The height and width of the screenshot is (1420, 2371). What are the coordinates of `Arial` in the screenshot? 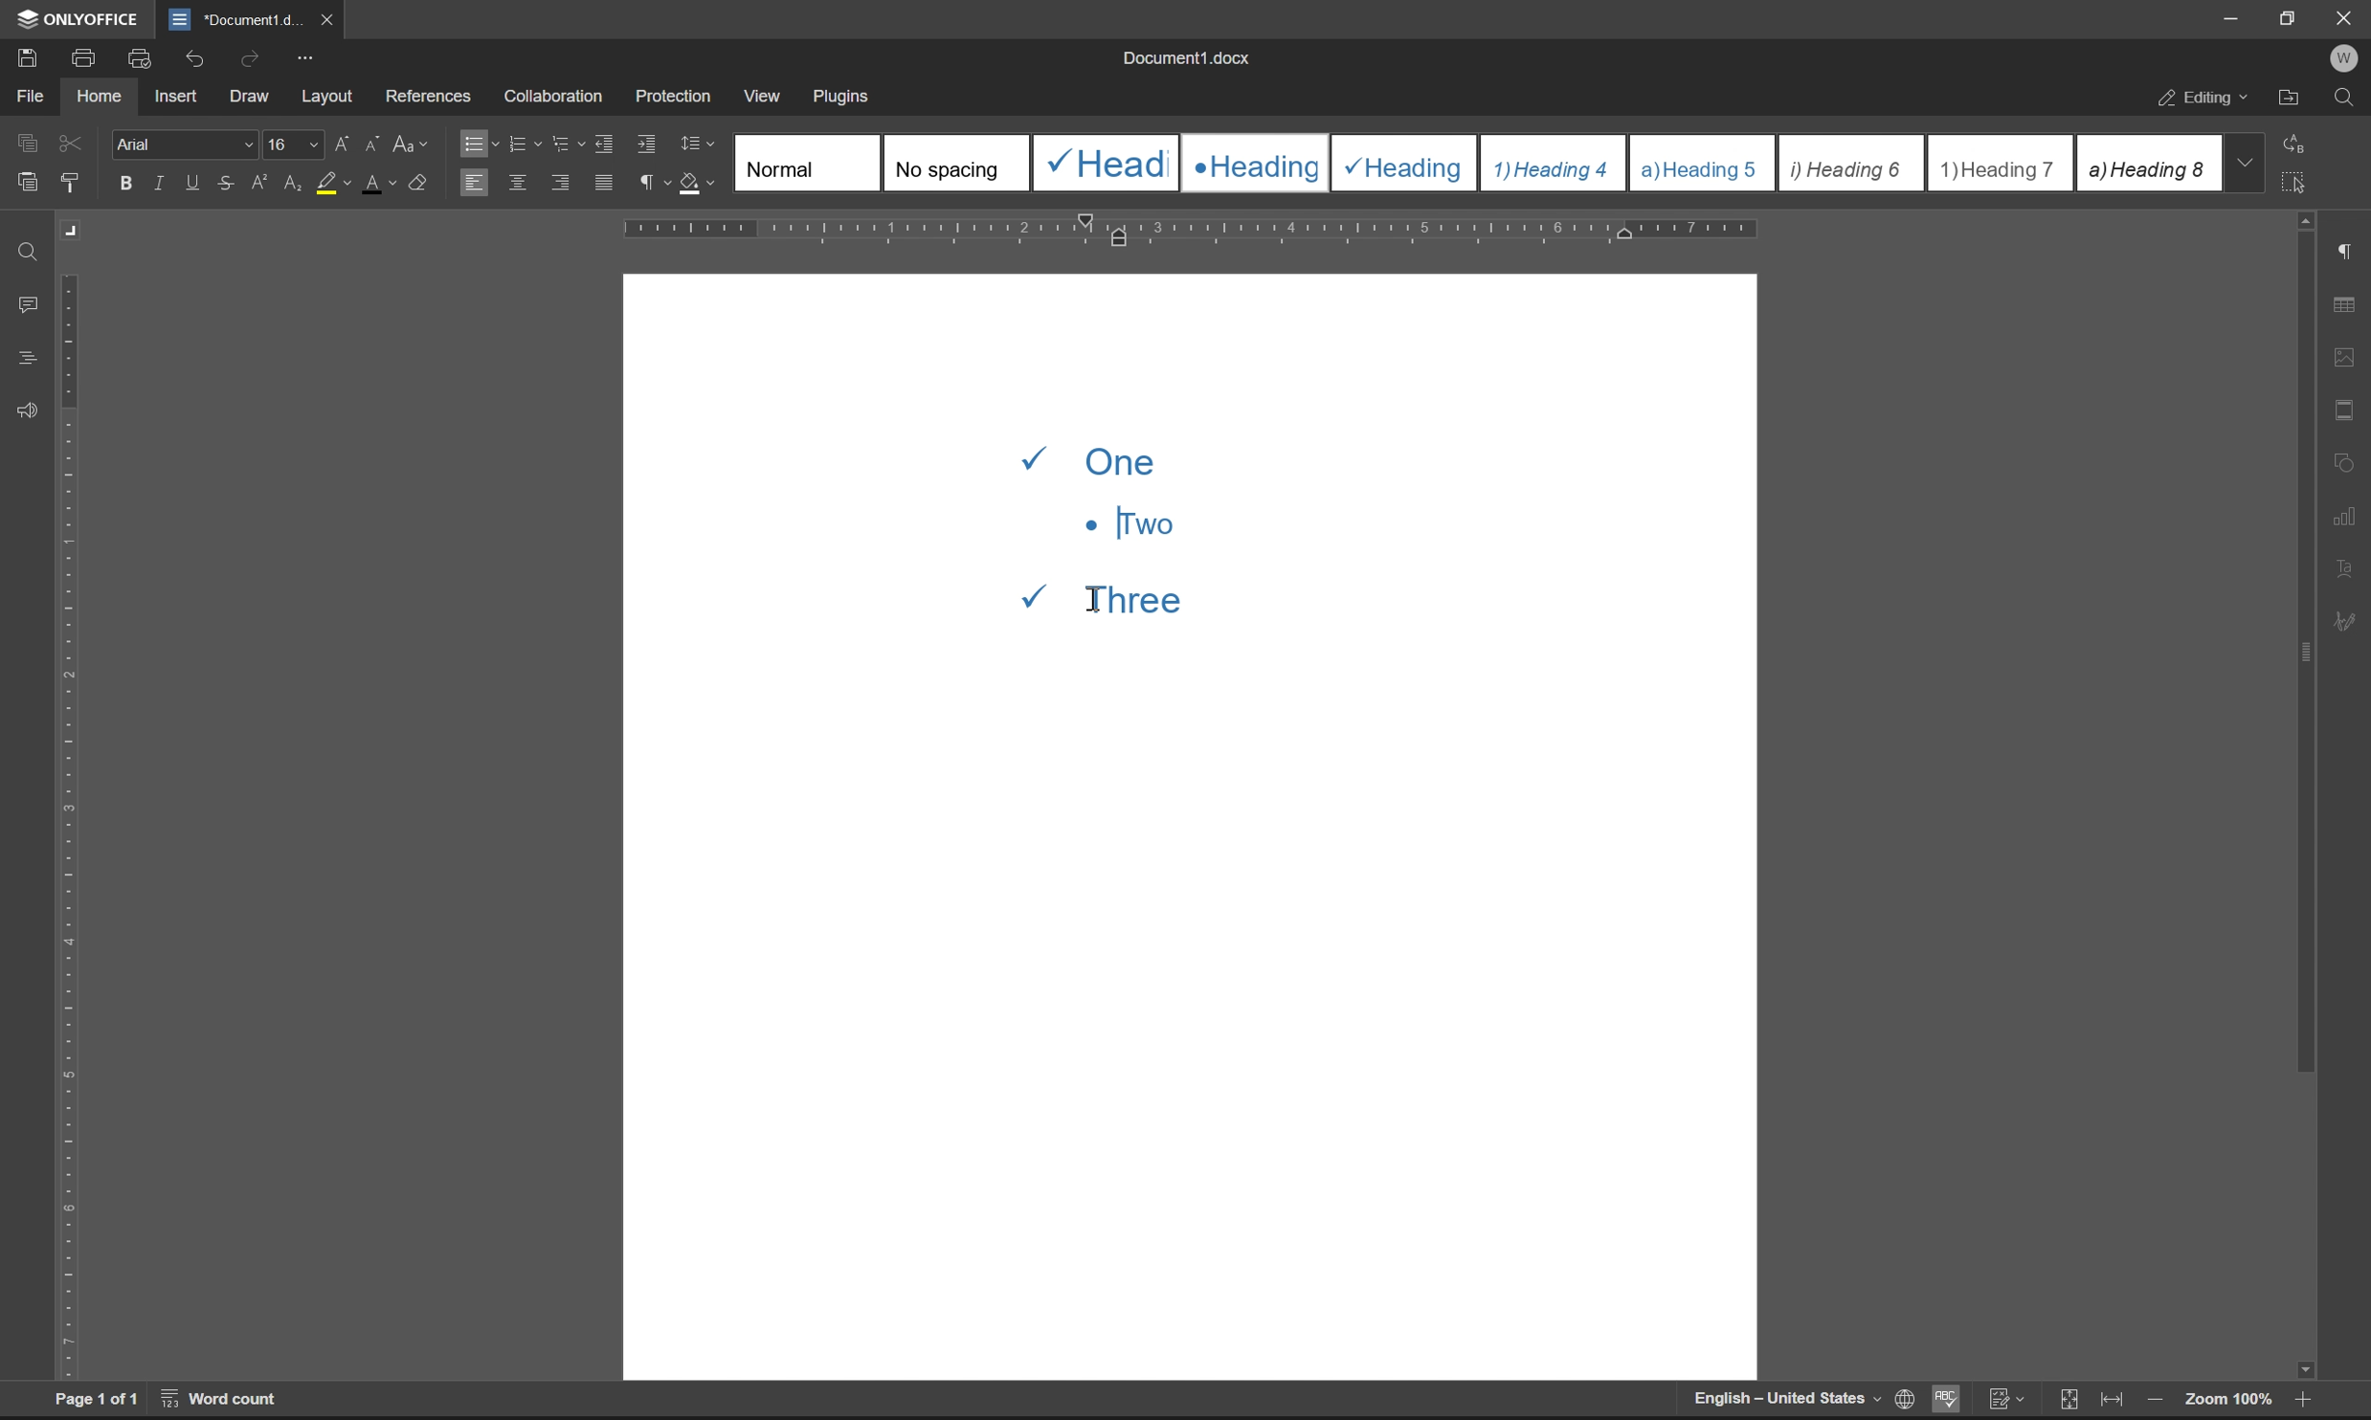 It's located at (182, 143).